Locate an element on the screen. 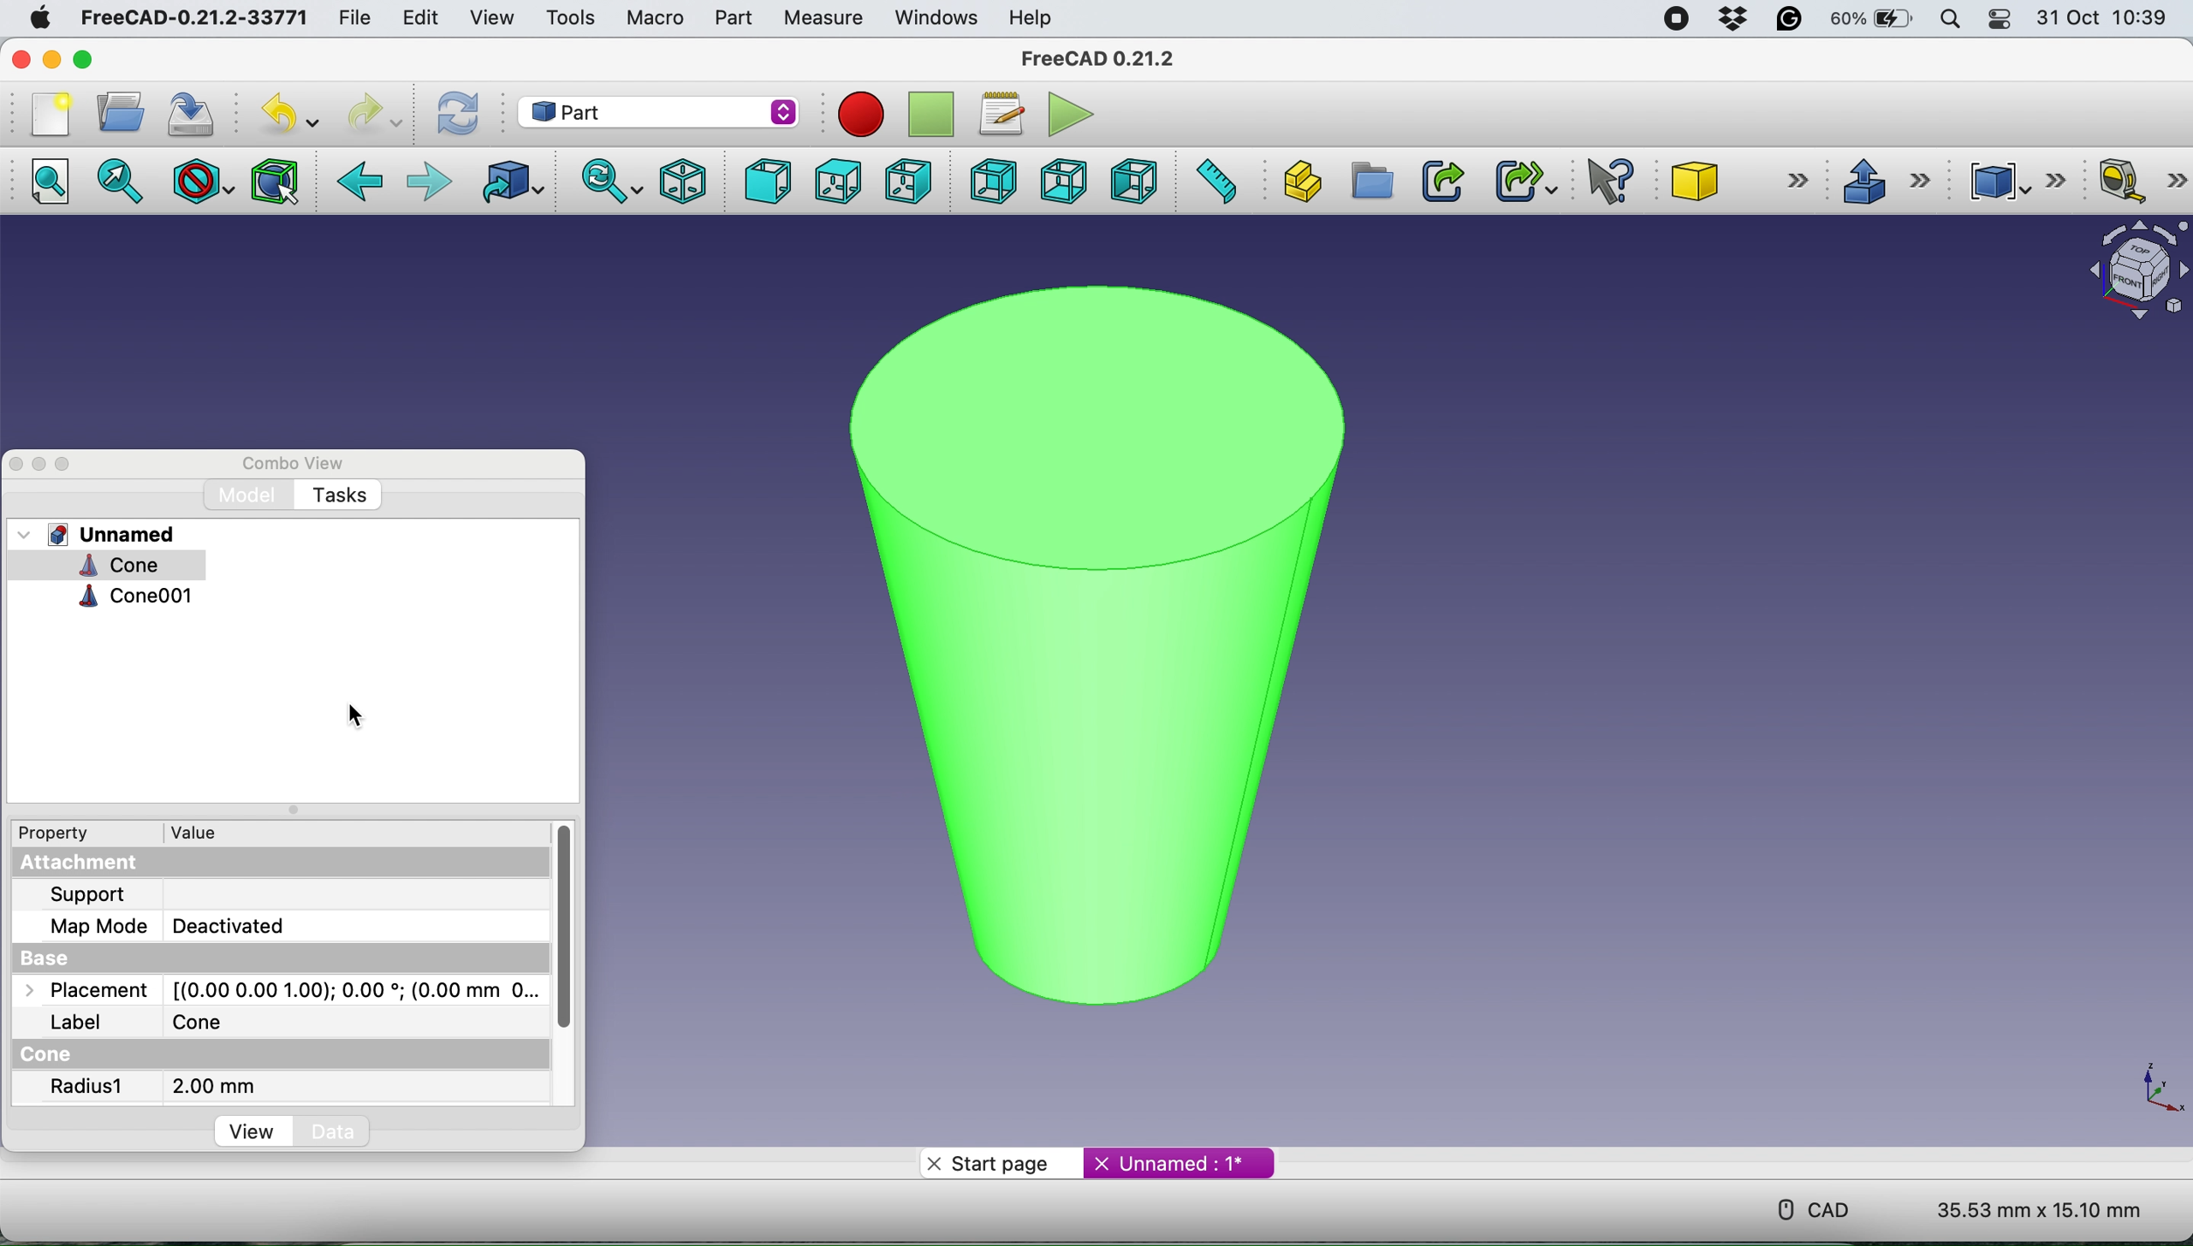  rear is located at coordinates (990, 183).